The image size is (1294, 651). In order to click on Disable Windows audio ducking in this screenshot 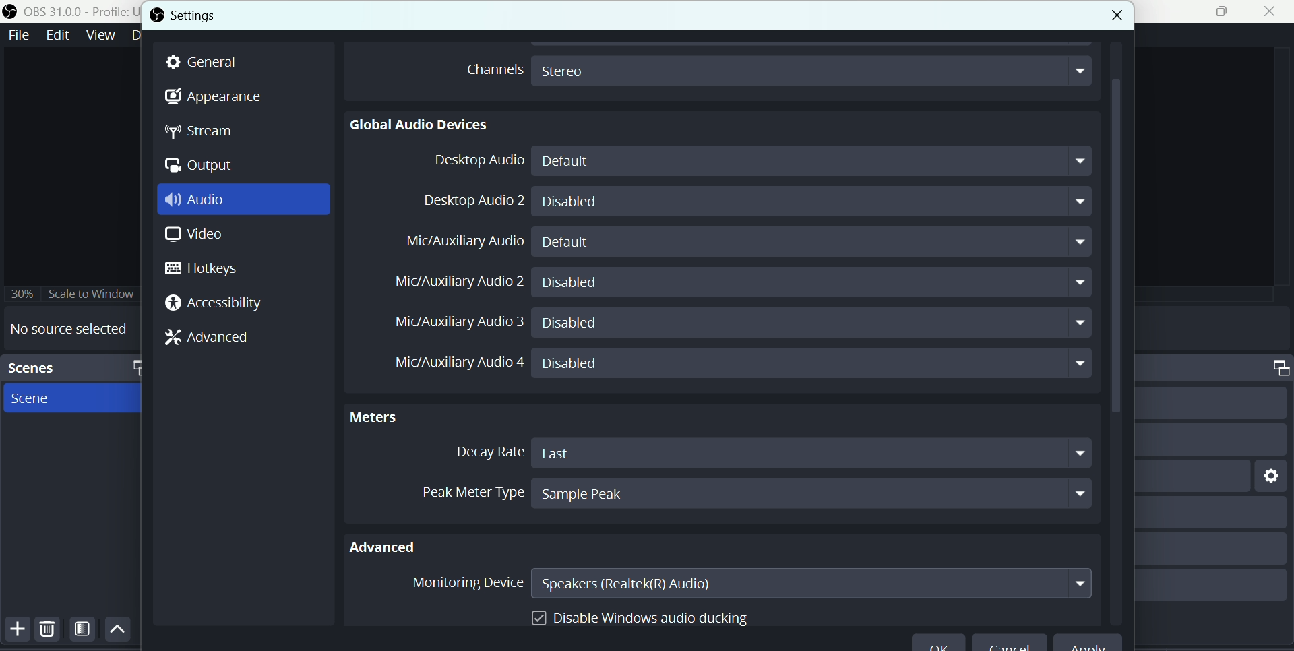, I will do `click(642, 615)`.